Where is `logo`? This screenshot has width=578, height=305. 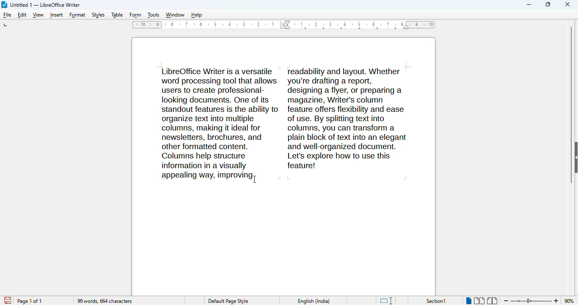 logo is located at coordinates (4, 5).